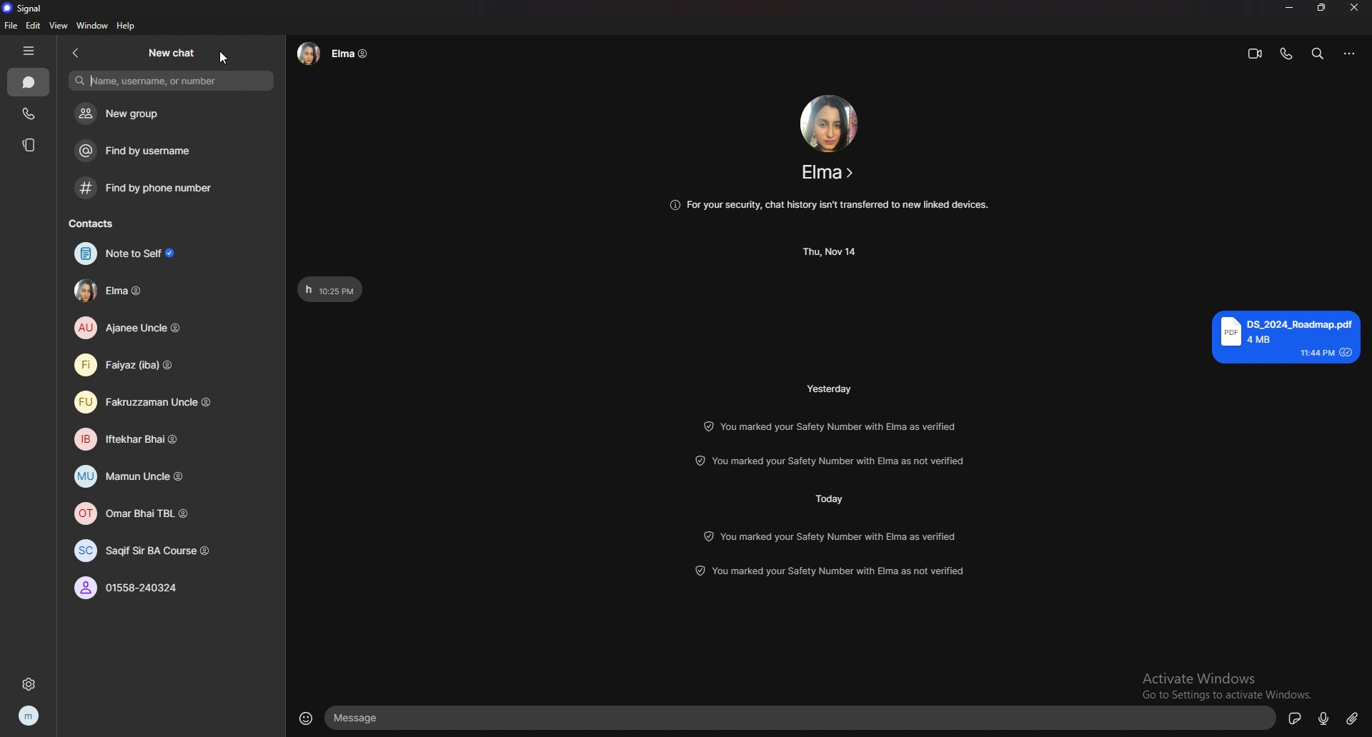 Image resolution: width=1372 pixels, height=737 pixels. What do you see at coordinates (59, 26) in the screenshot?
I see `view` at bounding box center [59, 26].